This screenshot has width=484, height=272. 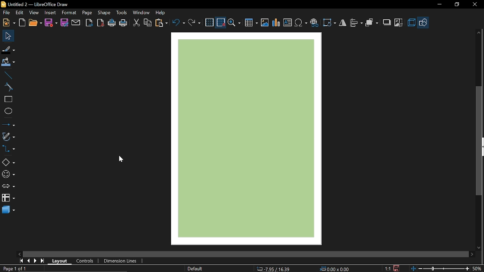 What do you see at coordinates (14, 269) in the screenshot?
I see `Current page` at bounding box center [14, 269].